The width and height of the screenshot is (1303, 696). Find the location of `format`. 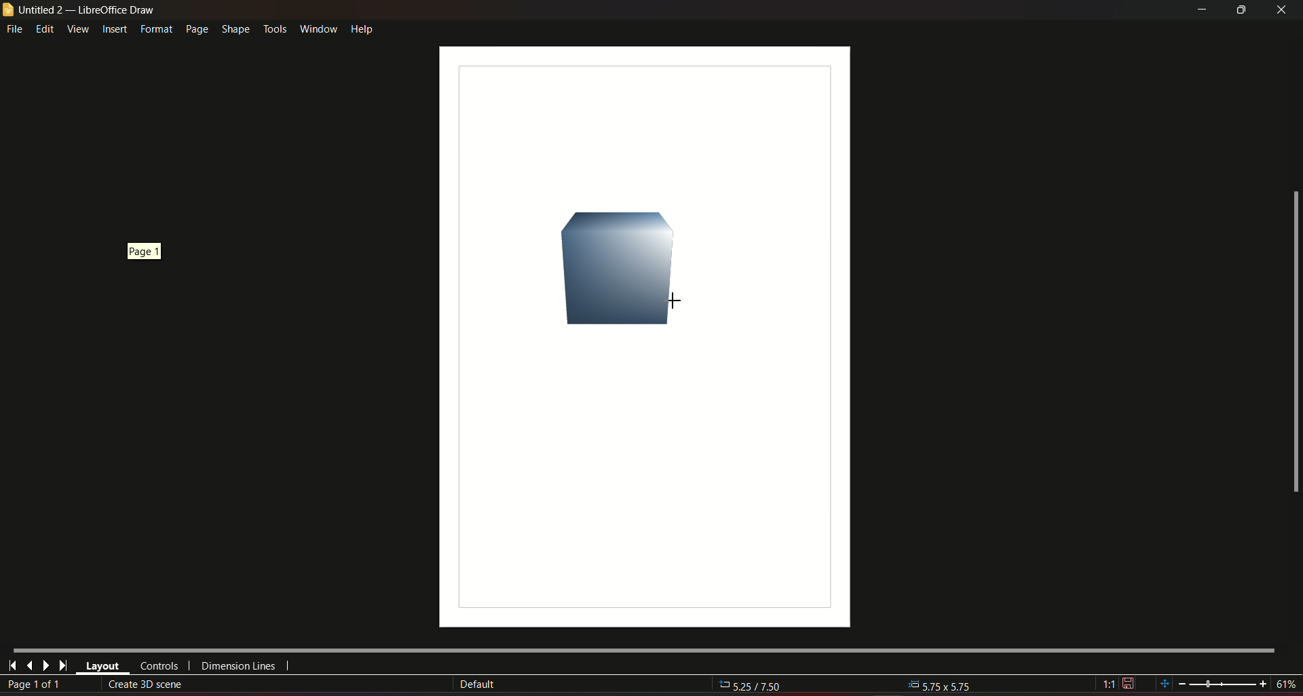

format is located at coordinates (155, 29).